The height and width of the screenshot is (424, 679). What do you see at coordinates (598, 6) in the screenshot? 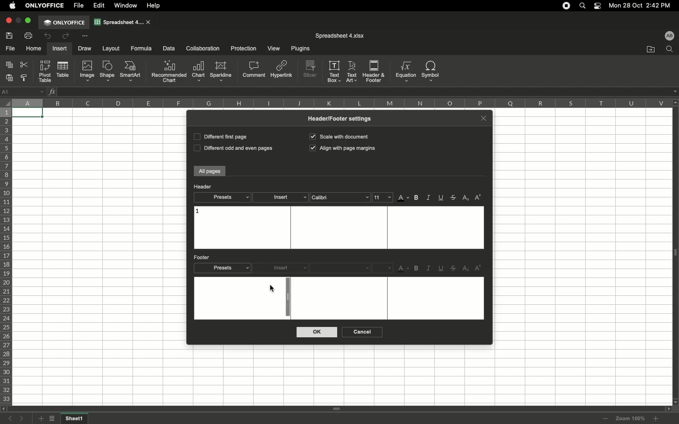
I see `Notification` at bounding box center [598, 6].